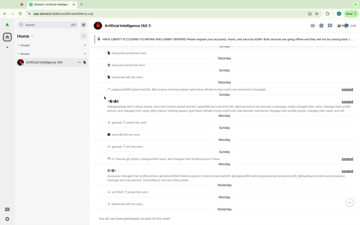 The width and height of the screenshot is (360, 225). Describe the element at coordinates (104, 97) in the screenshot. I see `` at that location.